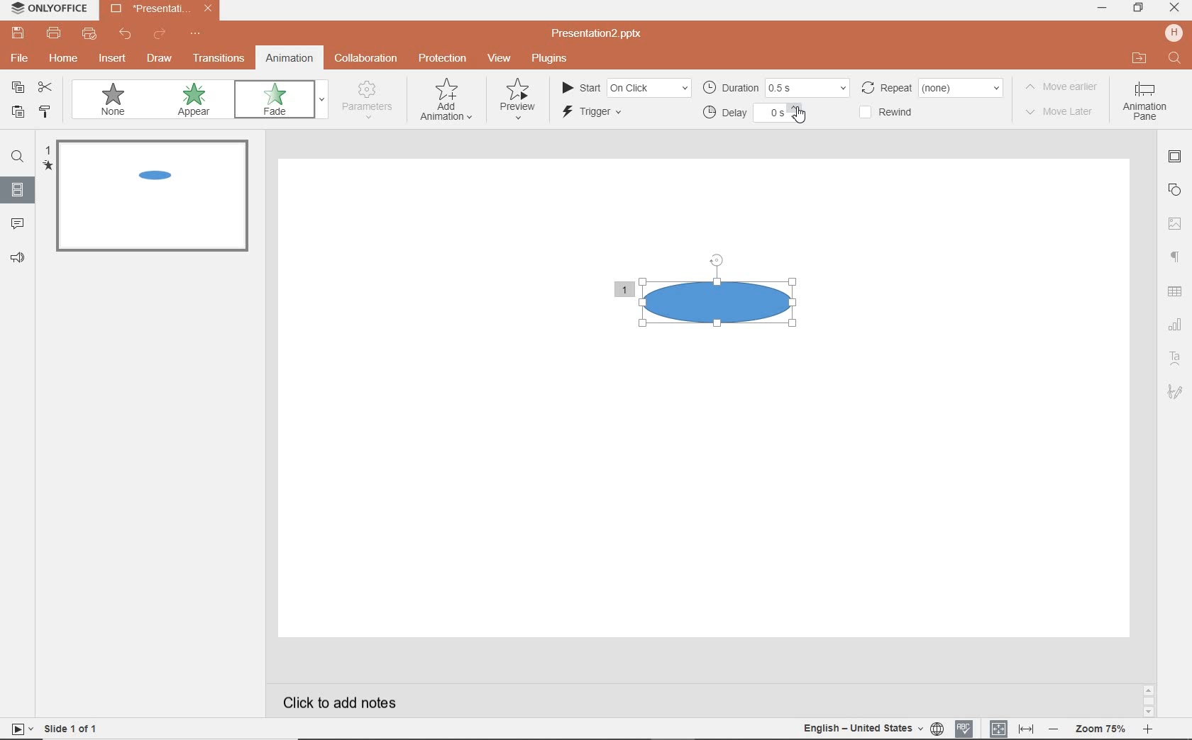 The image size is (1192, 740). What do you see at coordinates (20, 224) in the screenshot?
I see `comments` at bounding box center [20, 224].